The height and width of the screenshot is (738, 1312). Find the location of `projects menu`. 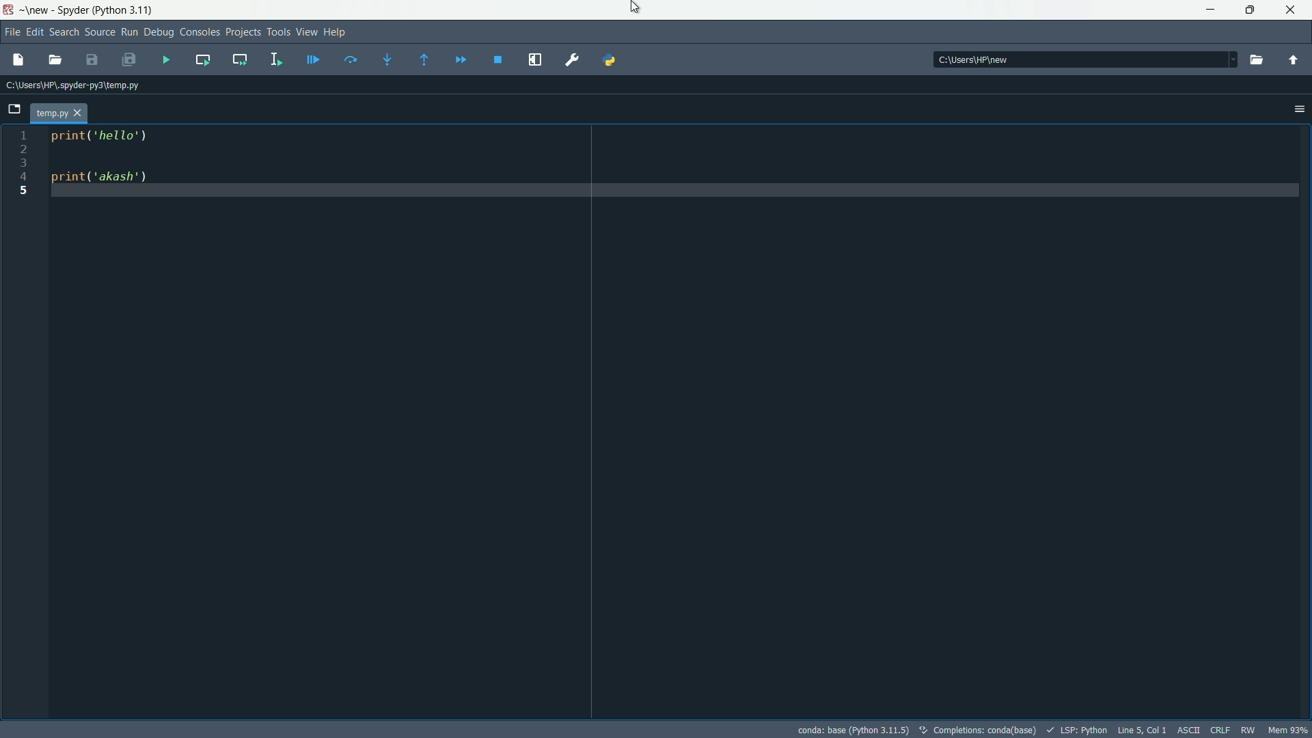

projects menu is located at coordinates (243, 33).